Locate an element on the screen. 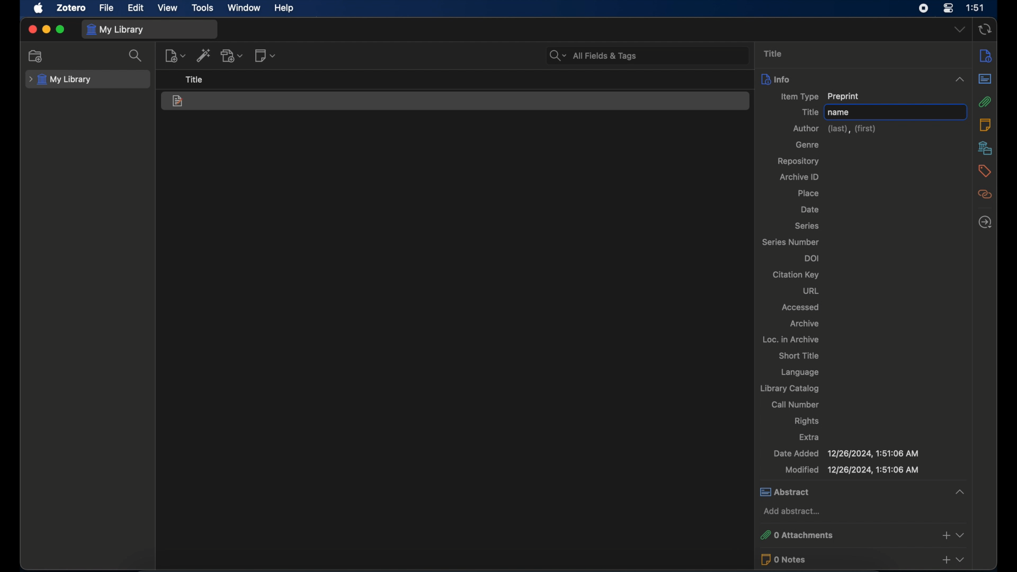 The height and width of the screenshot is (572, 1017). accessed is located at coordinates (800, 307).